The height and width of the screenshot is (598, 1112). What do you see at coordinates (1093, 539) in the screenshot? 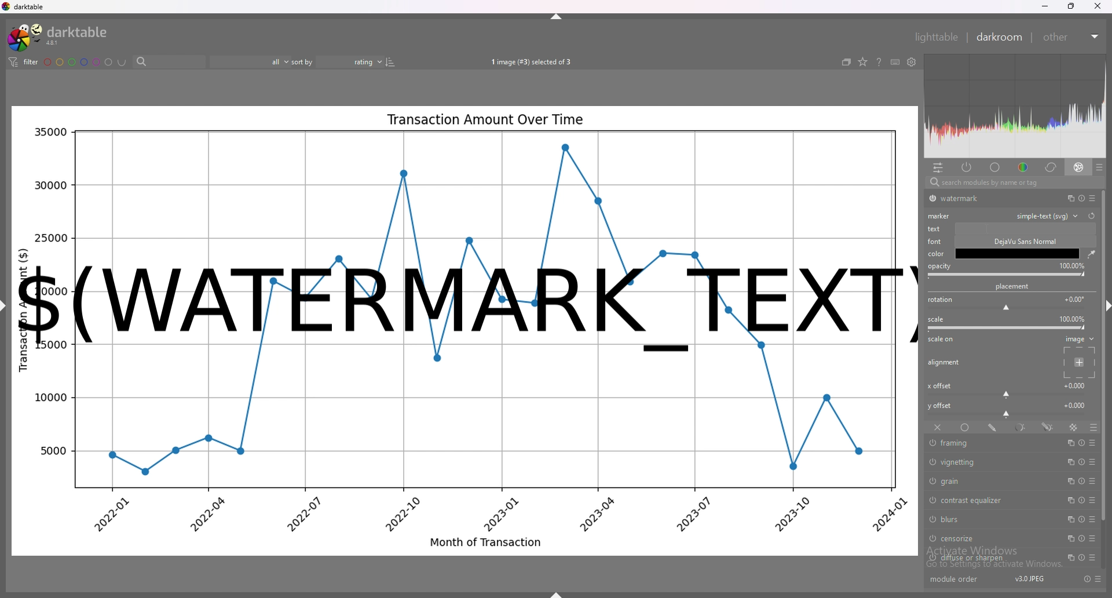
I see `presets` at bounding box center [1093, 539].